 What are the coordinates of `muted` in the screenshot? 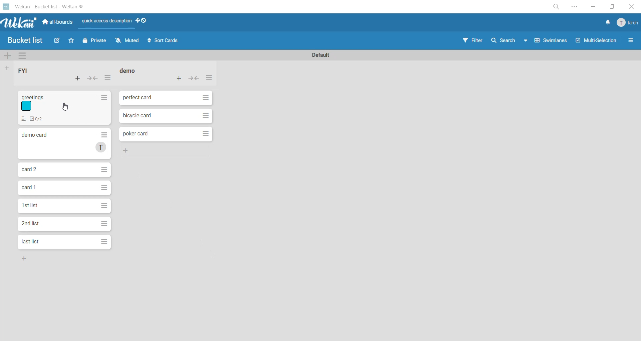 It's located at (127, 40).